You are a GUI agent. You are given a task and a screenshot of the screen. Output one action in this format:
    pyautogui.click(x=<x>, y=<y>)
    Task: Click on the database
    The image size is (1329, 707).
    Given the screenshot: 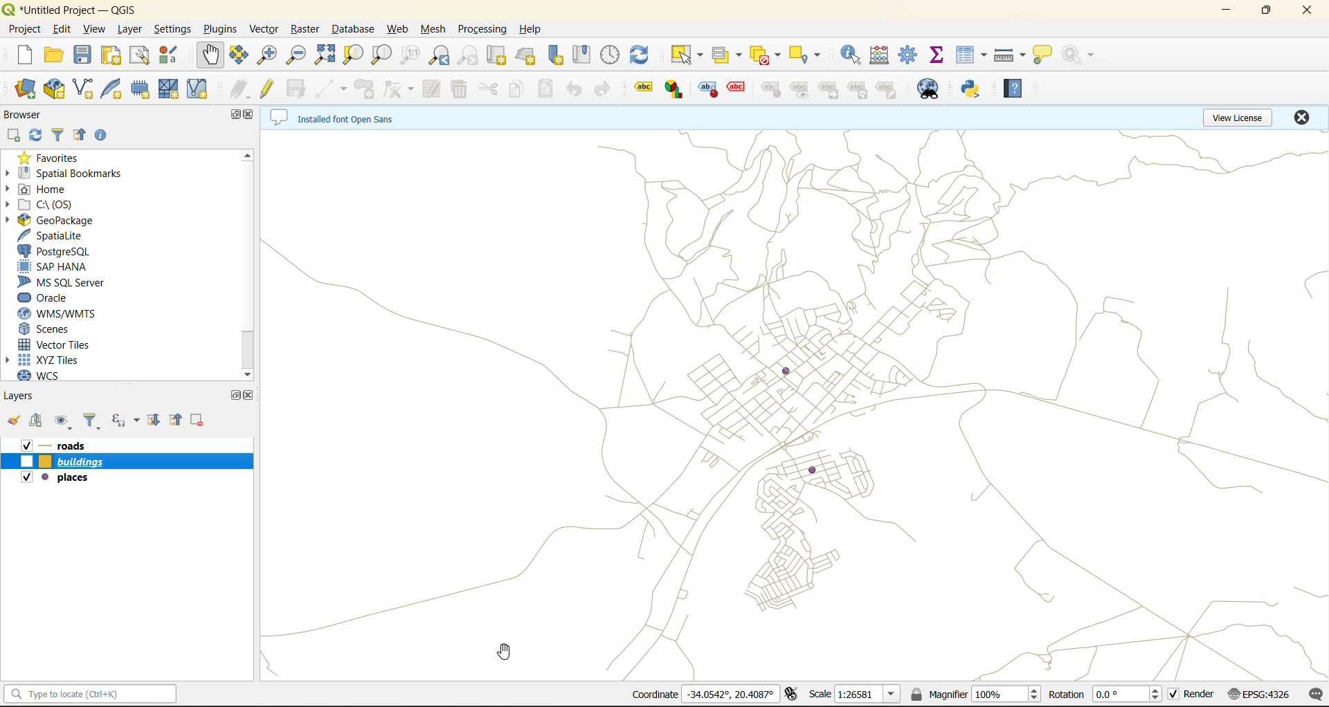 What is the action you would take?
    pyautogui.click(x=353, y=27)
    